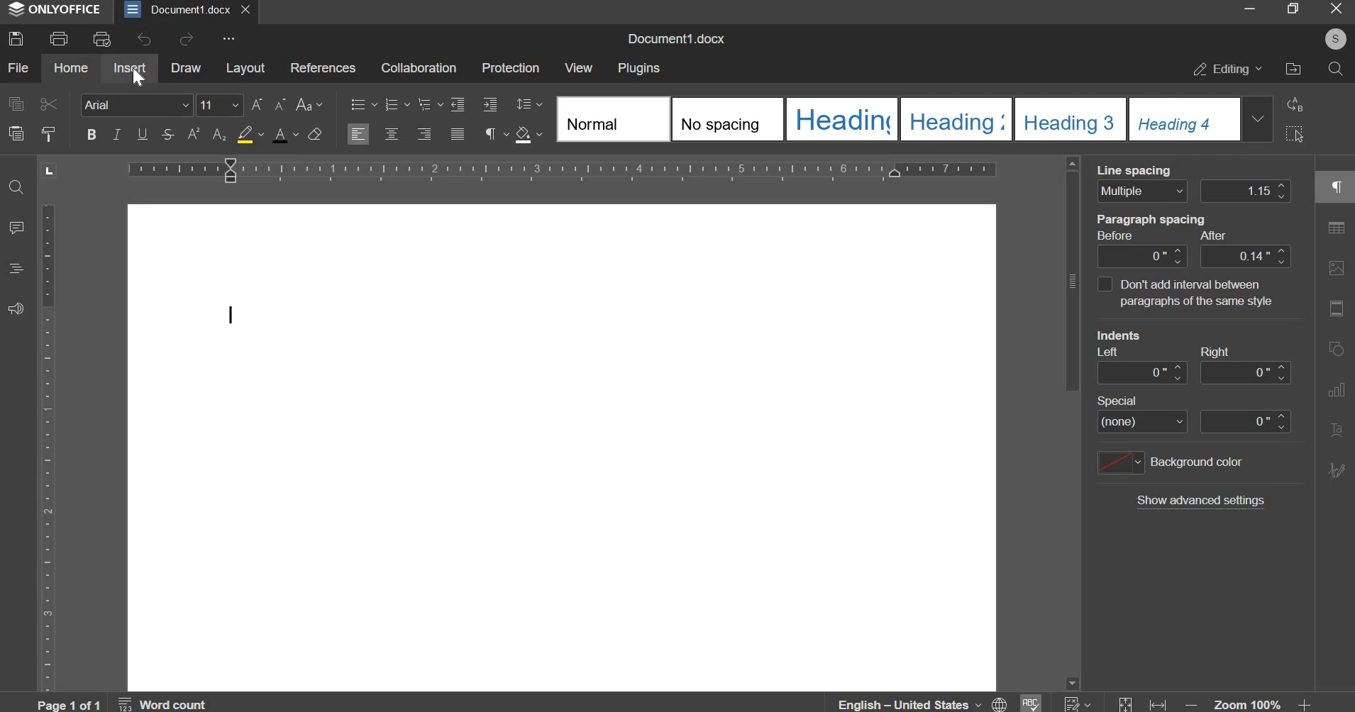  What do you see at coordinates (1140, 703) in the screenshot?
I see `fit` at bounding box center [1140, 703].